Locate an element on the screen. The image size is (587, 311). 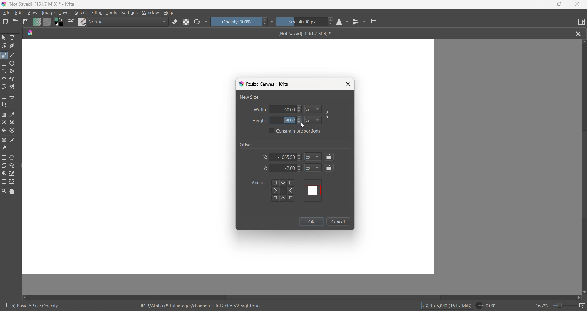
scroll left button is located at coordinates (26, 297).